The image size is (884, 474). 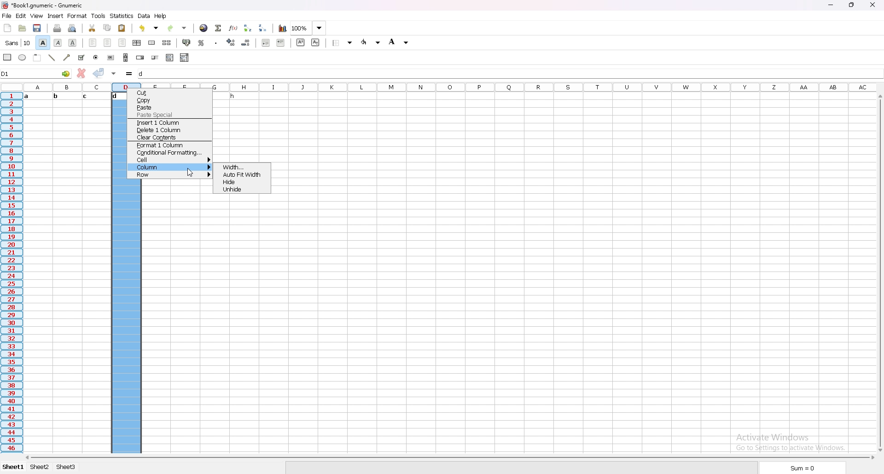 I want to click on left align, so click(x=93, y=42).